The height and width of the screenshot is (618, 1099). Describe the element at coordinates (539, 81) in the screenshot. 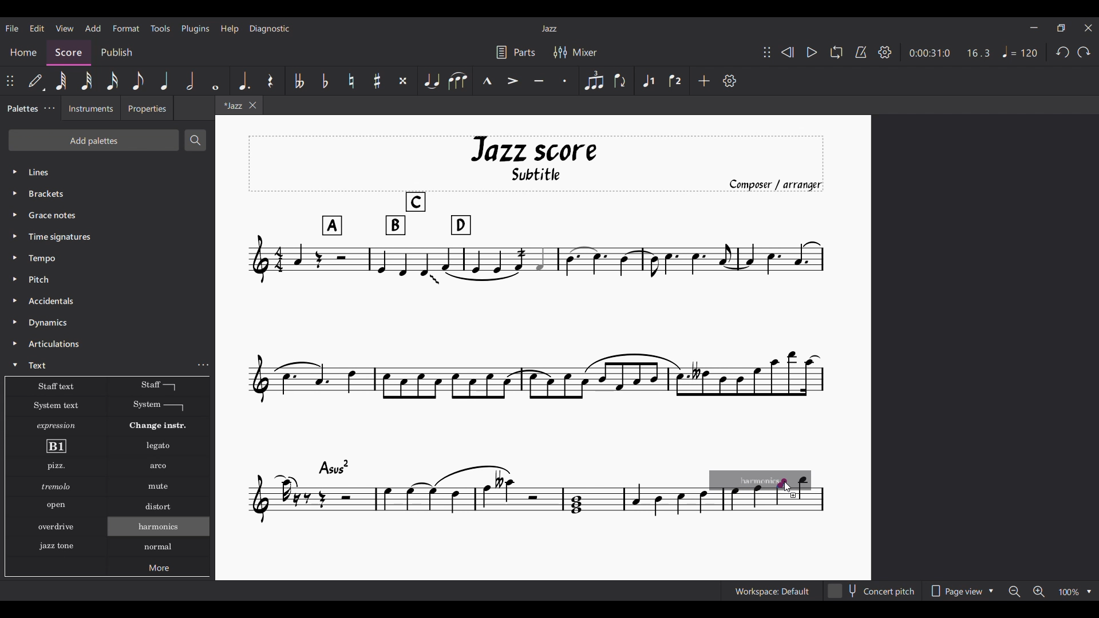

I see `Tenuto` at that location.